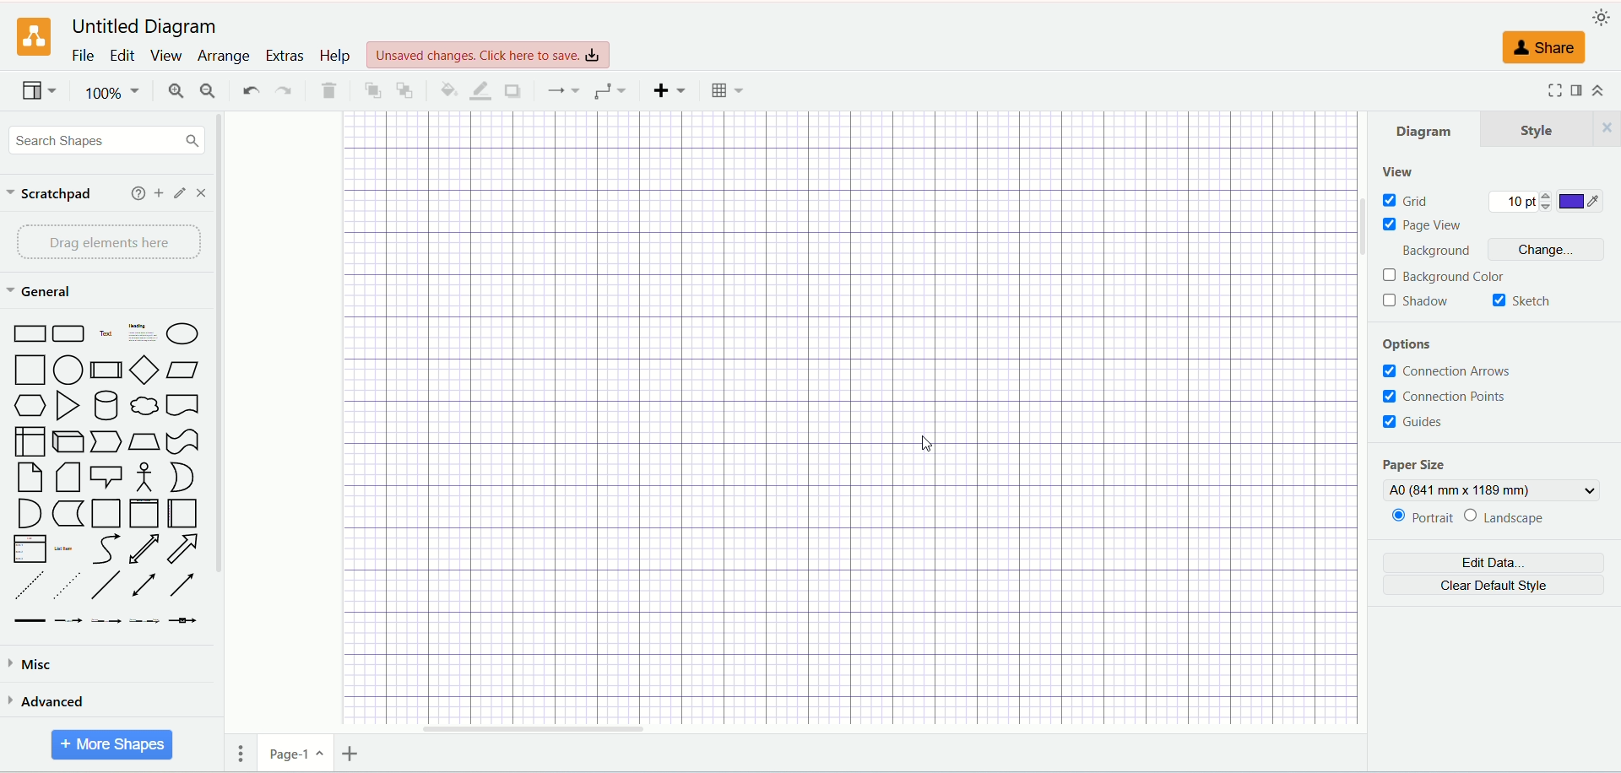  Describe the element at coordinates (106, 586) in the screenshot. I see `Line` at that location.